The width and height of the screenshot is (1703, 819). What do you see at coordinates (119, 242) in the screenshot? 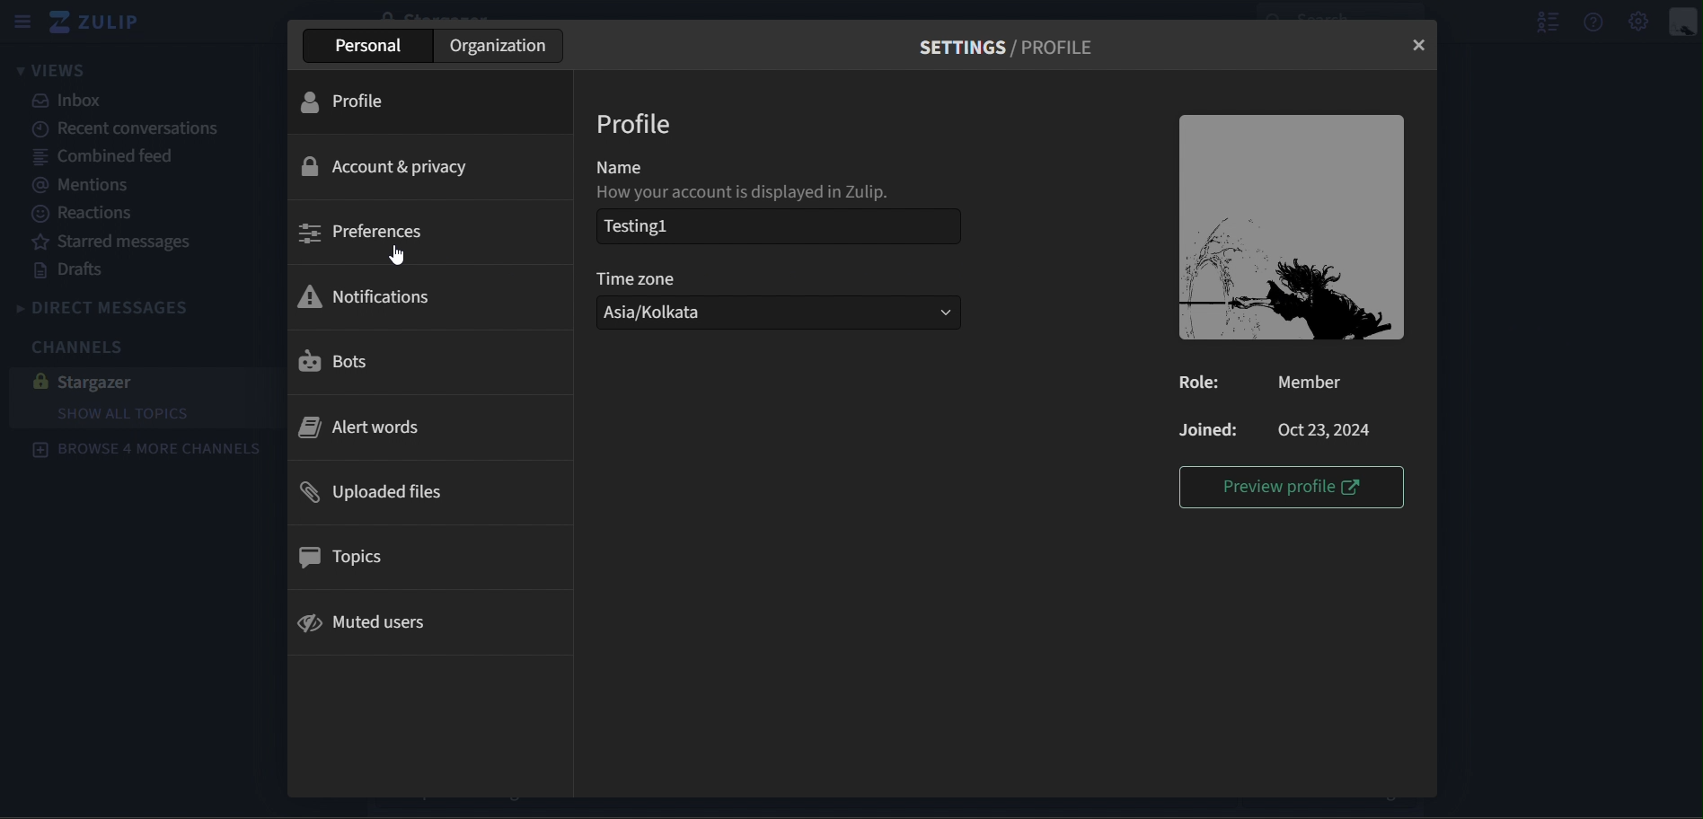
I see `starred messages` at bounding box center [119, 242].